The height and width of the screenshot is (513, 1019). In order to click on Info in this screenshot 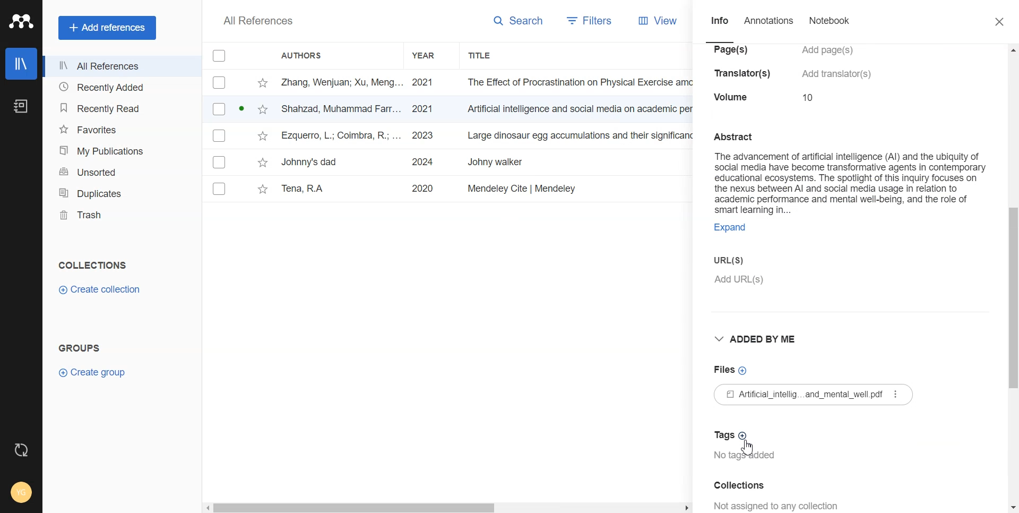, I will do `click(720, 27)`.